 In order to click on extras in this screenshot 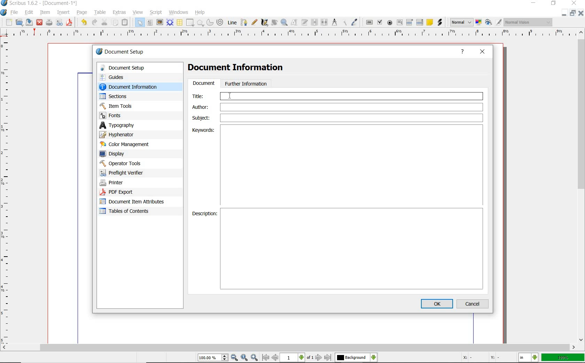, I will do `click(120, 13)`.